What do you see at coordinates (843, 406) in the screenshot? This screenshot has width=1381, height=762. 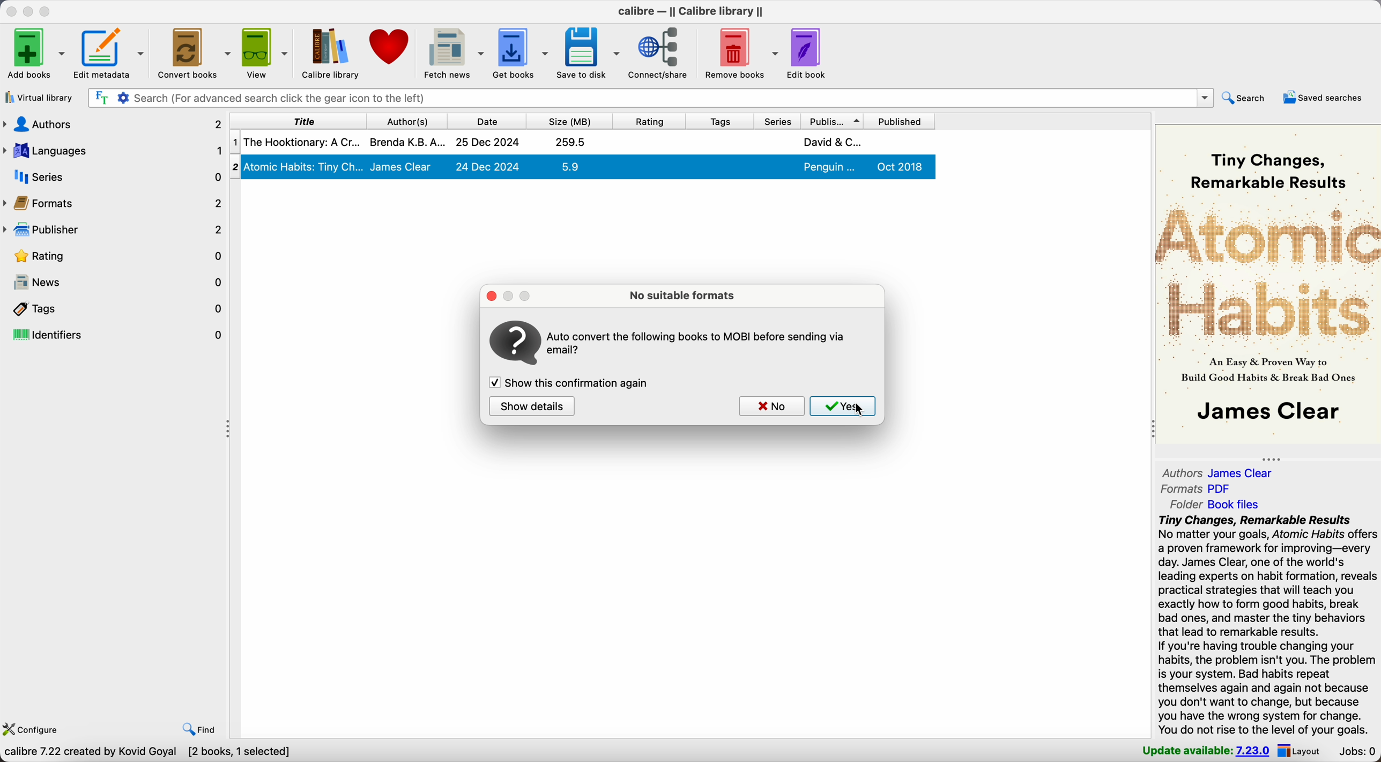 I see `Yes` at bounding box center [843, 406].